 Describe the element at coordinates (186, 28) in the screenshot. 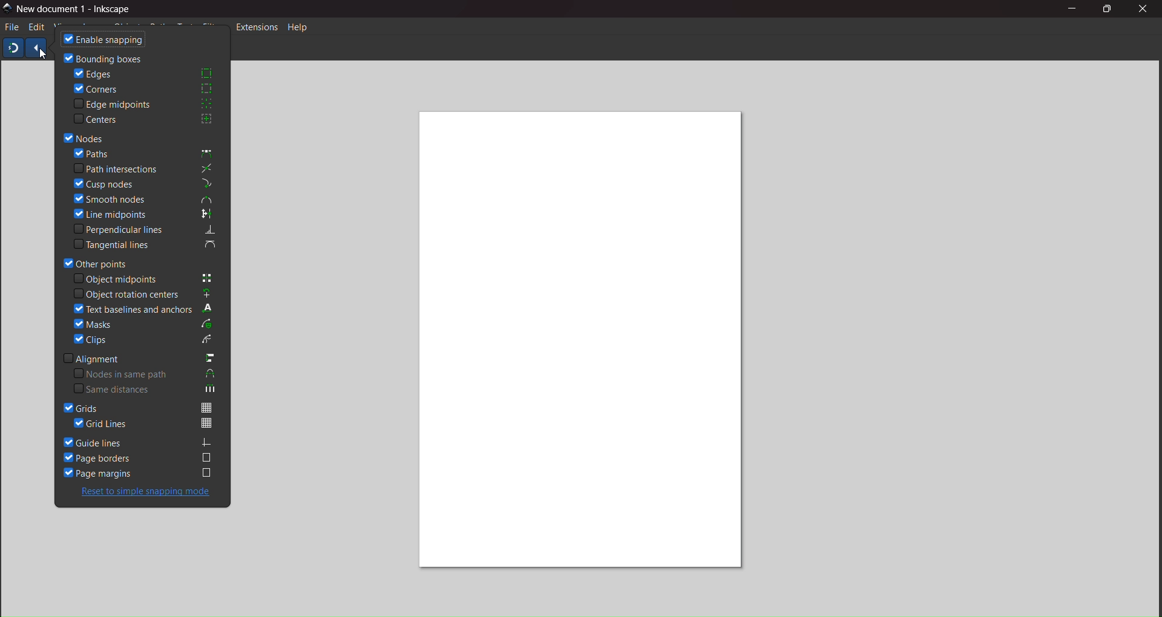

I see `Text` at that location.